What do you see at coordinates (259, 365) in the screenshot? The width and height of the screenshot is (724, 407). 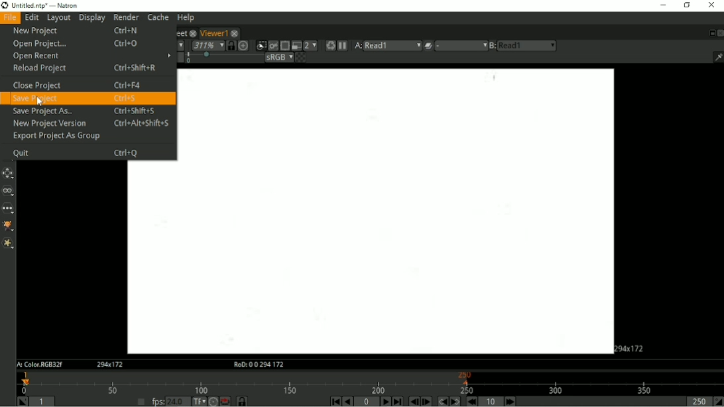 I see `RoD` at bounding box center [259, 365].